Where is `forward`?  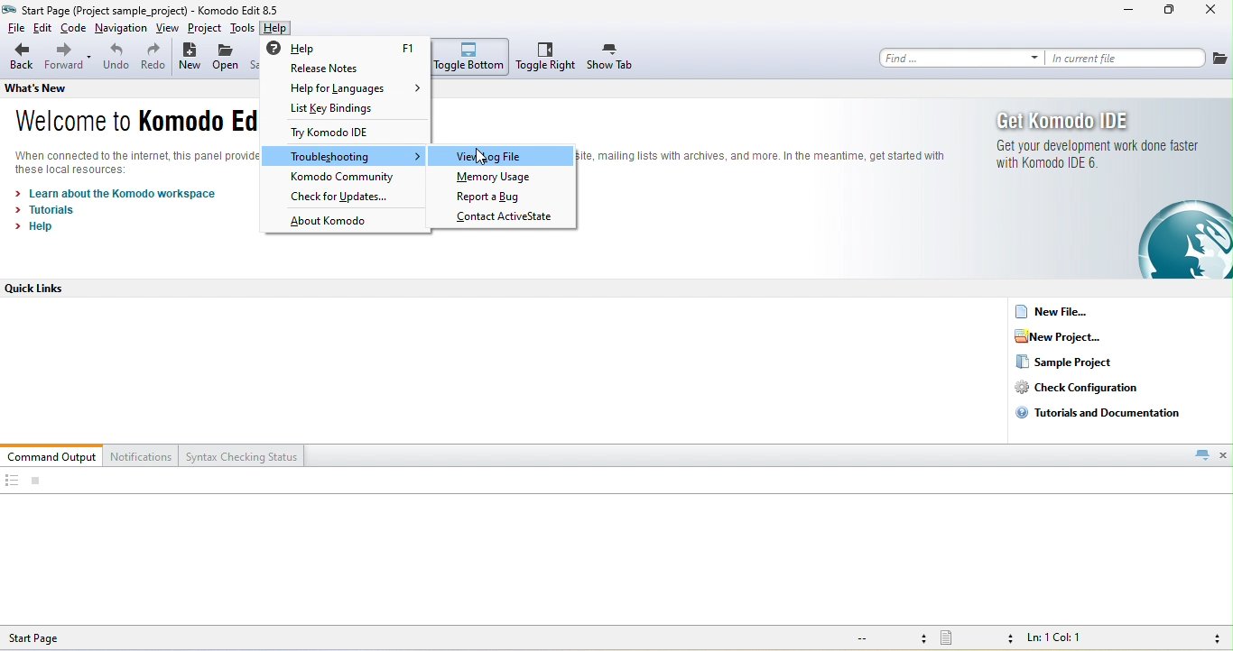 forward is located at coordinates (69, 59).